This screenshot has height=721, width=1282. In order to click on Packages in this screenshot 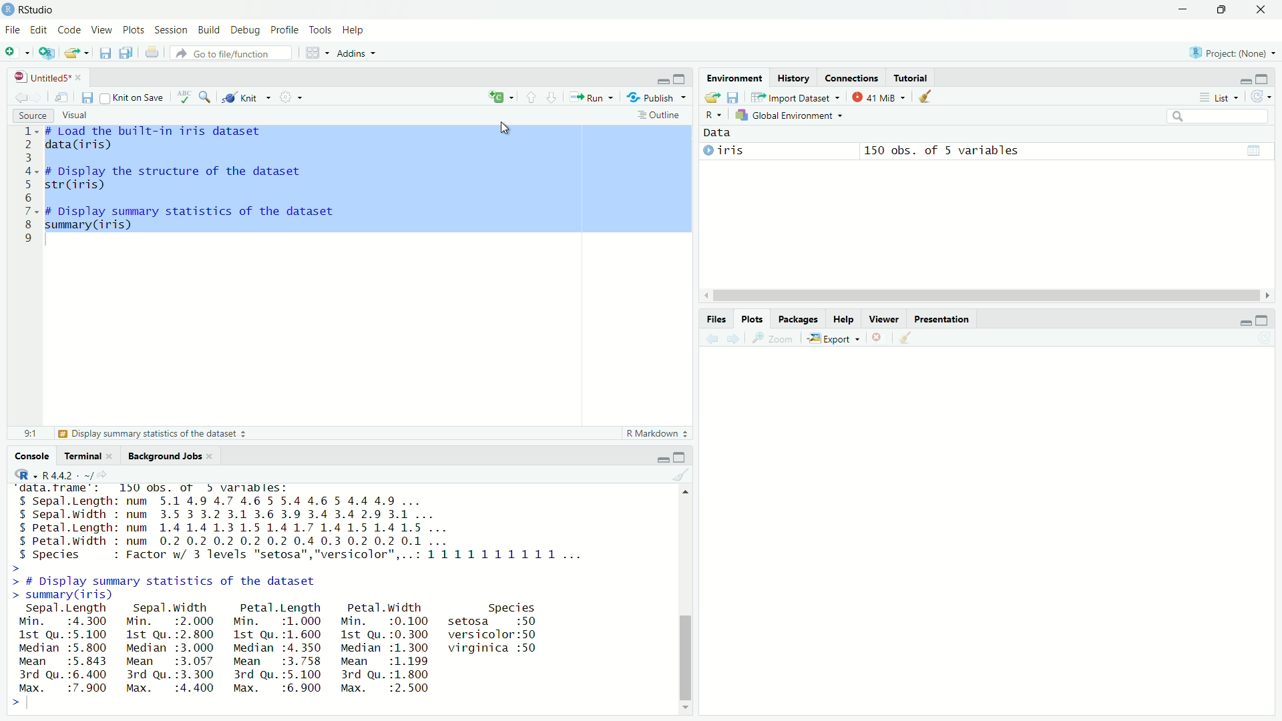, I will do `click(799, 318)`.